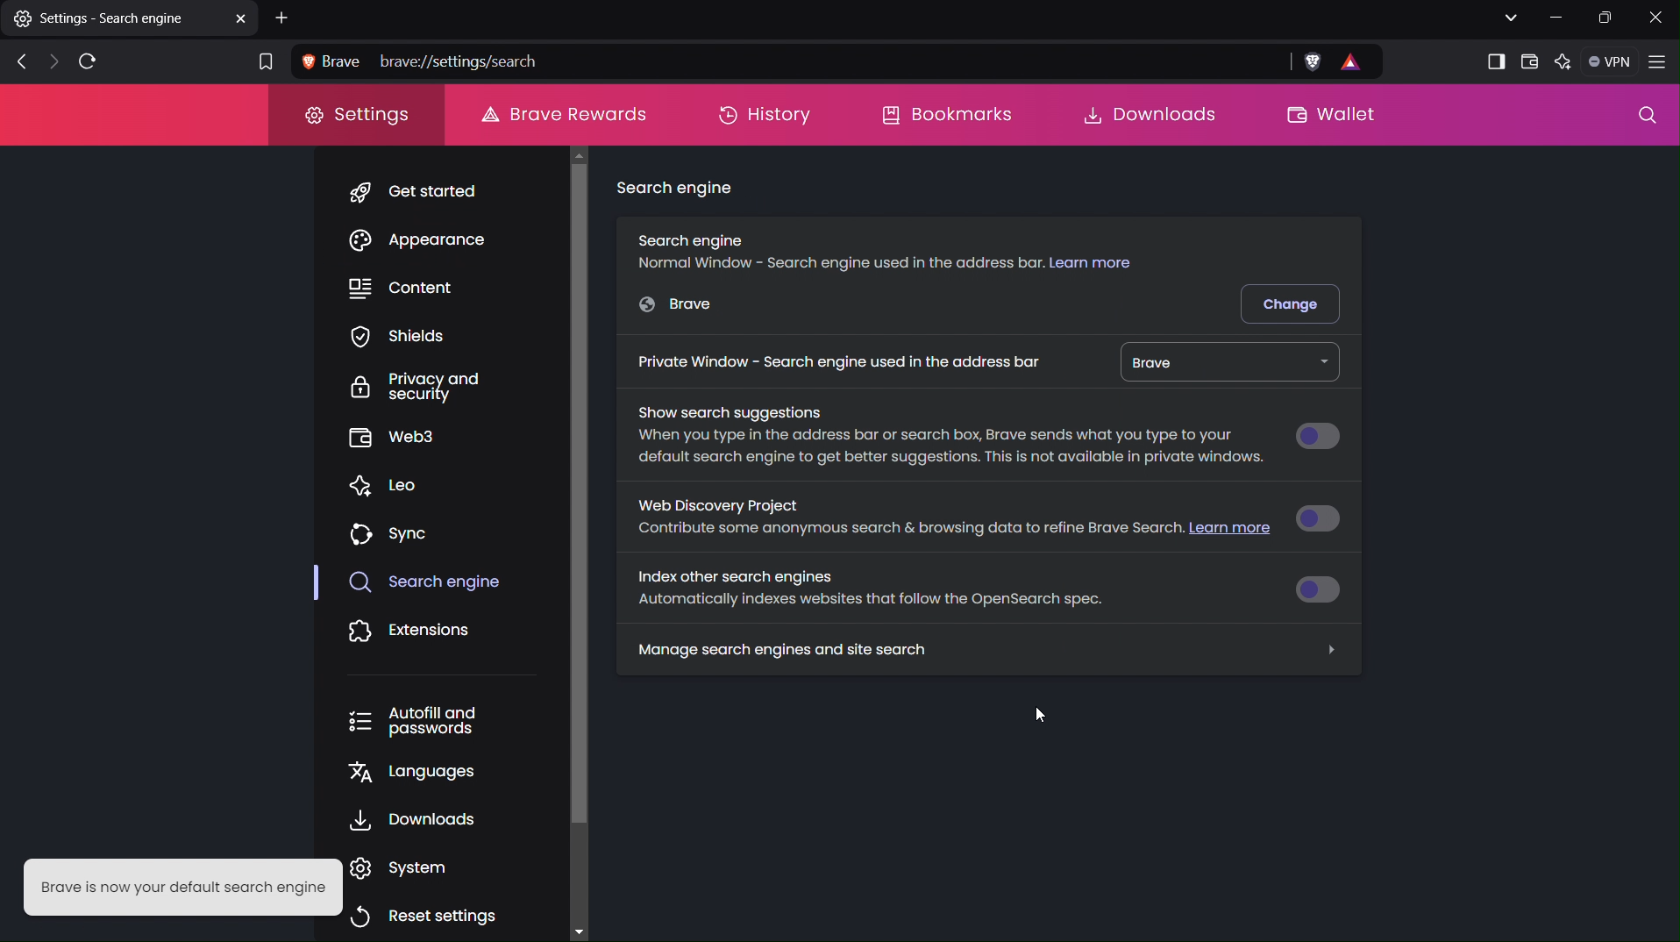 The width and height of the screenshot is (1680, 942). I want to click on Back, so click(16, 62).